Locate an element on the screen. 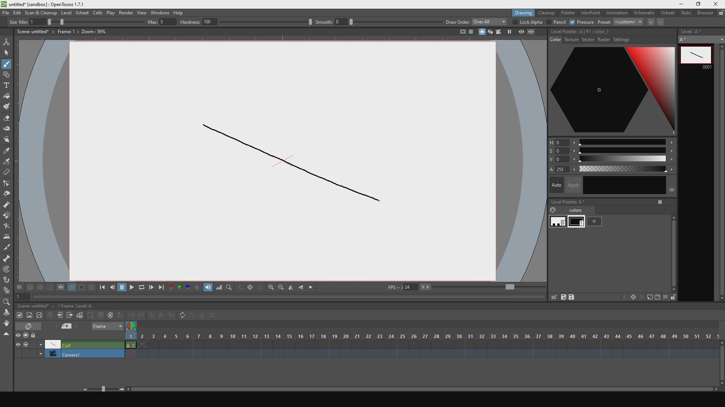  A is located at coordinates (701, 40).